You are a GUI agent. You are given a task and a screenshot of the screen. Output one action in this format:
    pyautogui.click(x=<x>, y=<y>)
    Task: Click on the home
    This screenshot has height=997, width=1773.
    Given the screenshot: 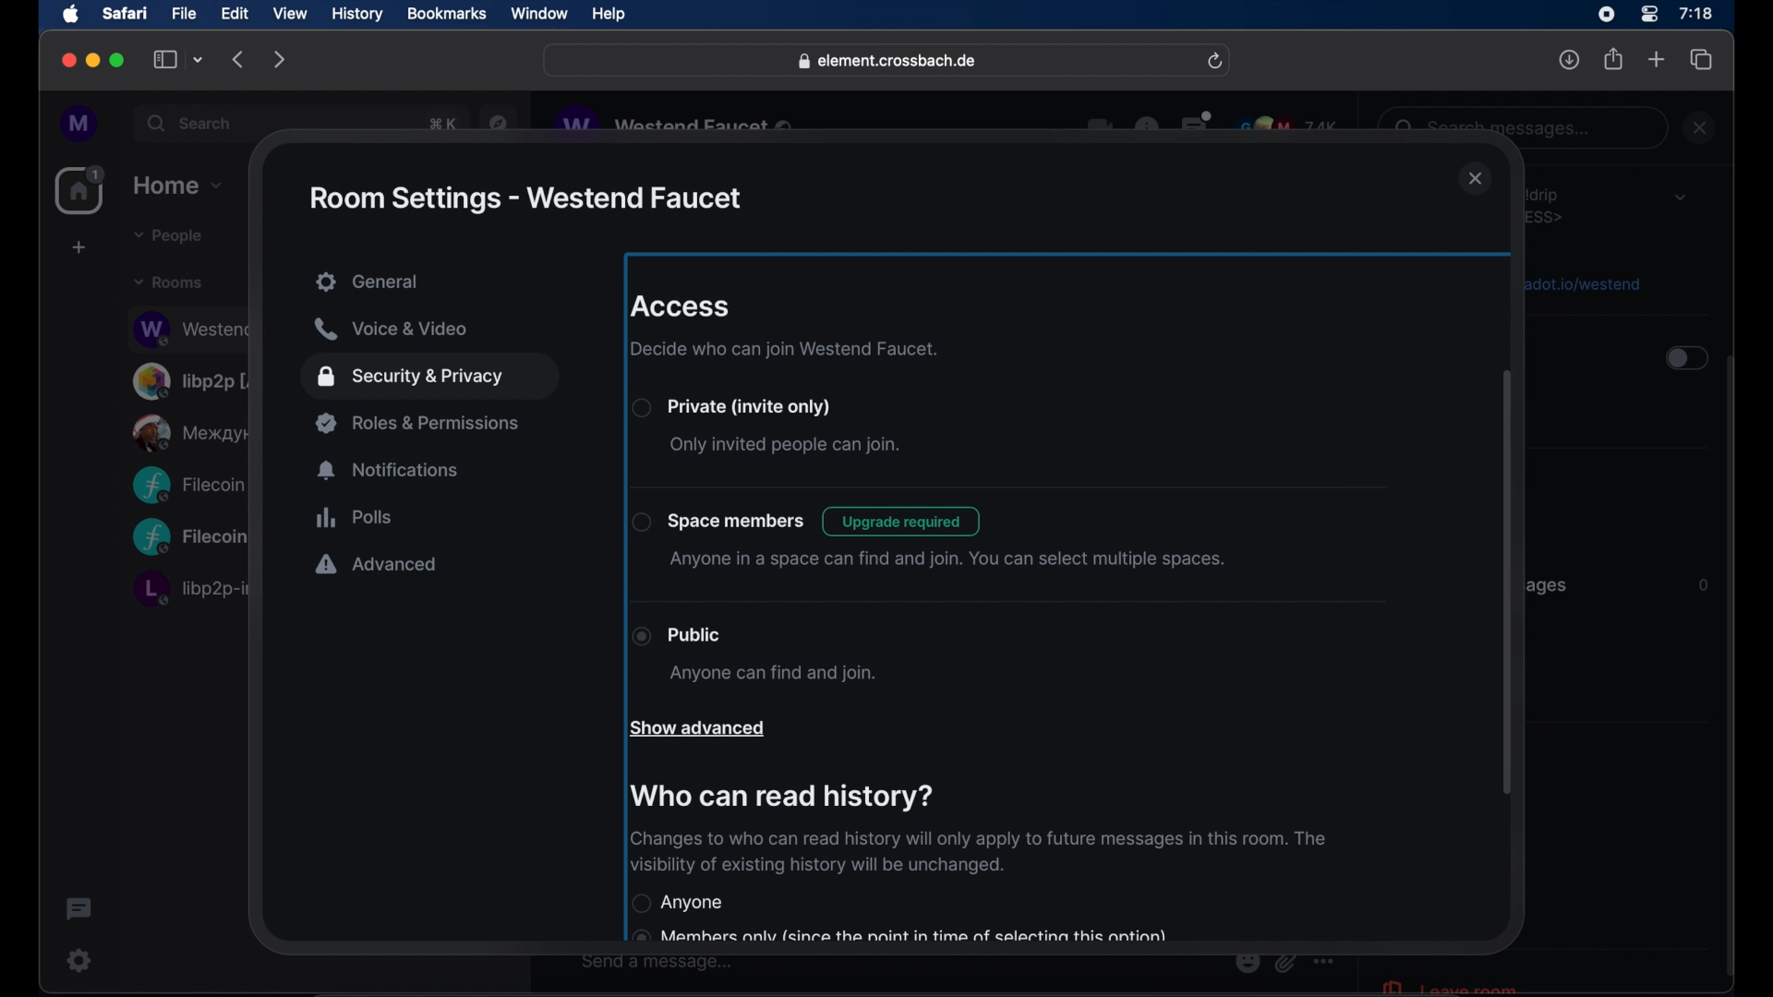 What is the action you would take?
    pyautogui.click(x=82, y=190)
    